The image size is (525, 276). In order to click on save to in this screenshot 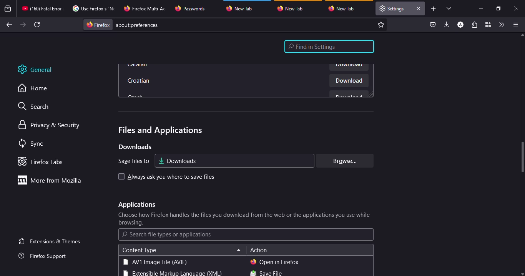, I will do `click(131, 161)`.